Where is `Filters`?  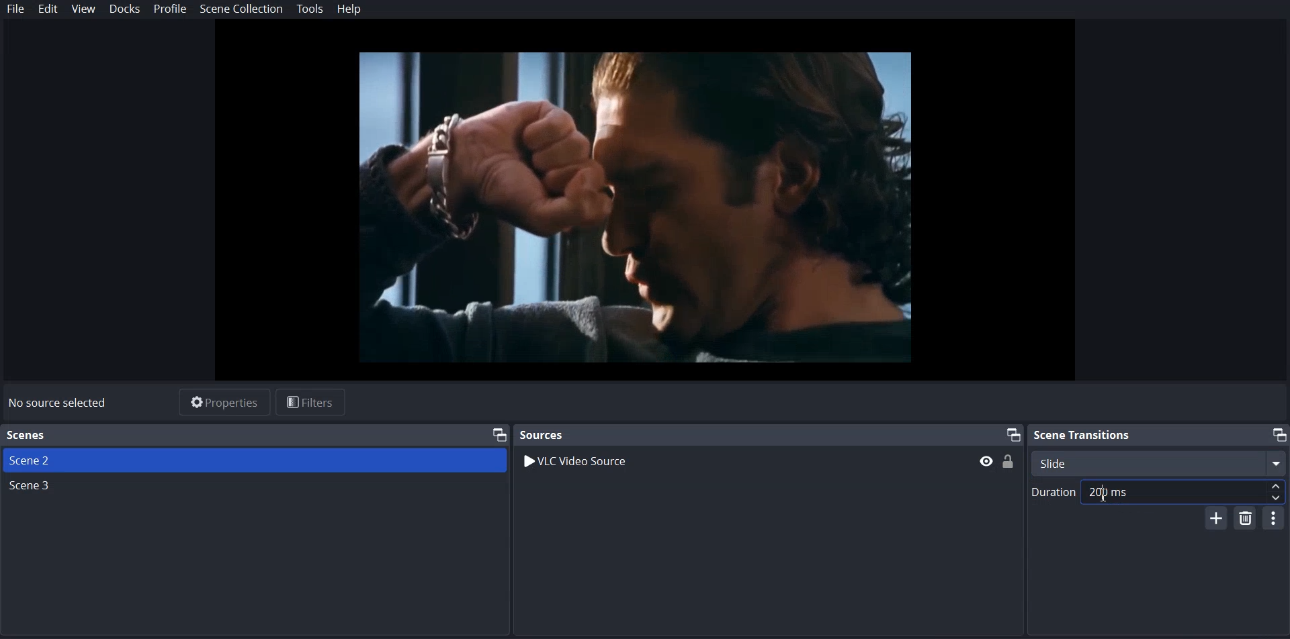 Filters is located at coordinates (311, 403).